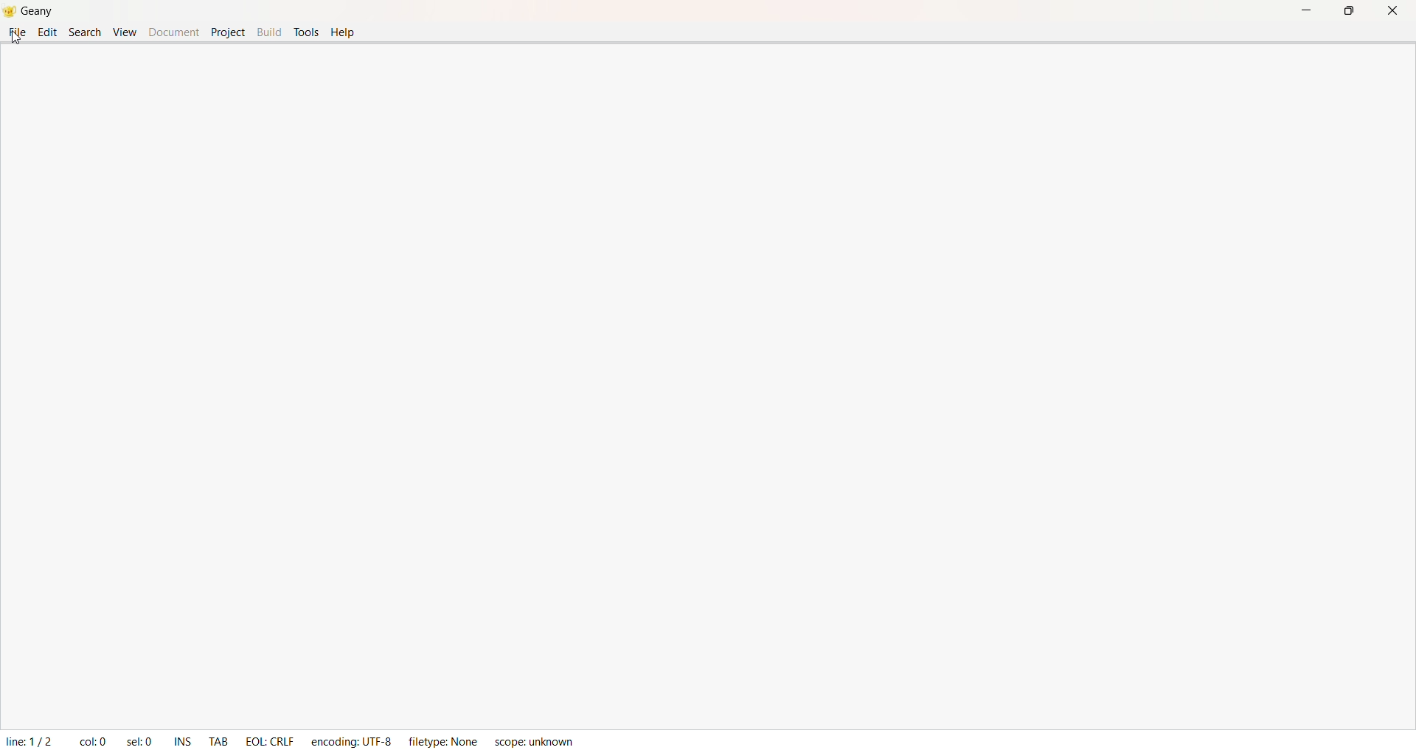  I want to click on Minimize, so click(1304, 11).